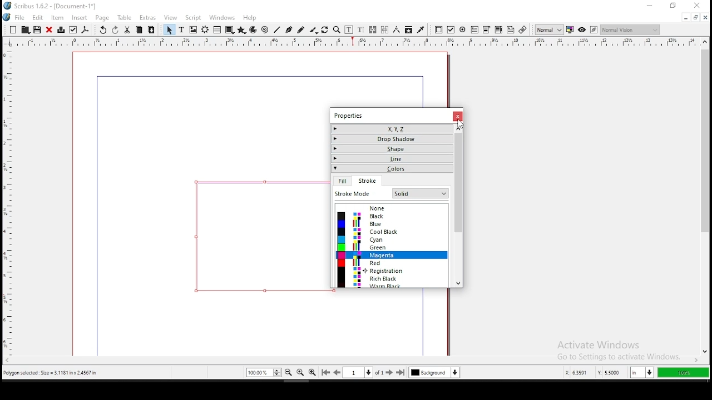 This screenshot has width=712, height=400. Describe the element at coordinates (13, 29) in the screenshot. I see `new` at that location.